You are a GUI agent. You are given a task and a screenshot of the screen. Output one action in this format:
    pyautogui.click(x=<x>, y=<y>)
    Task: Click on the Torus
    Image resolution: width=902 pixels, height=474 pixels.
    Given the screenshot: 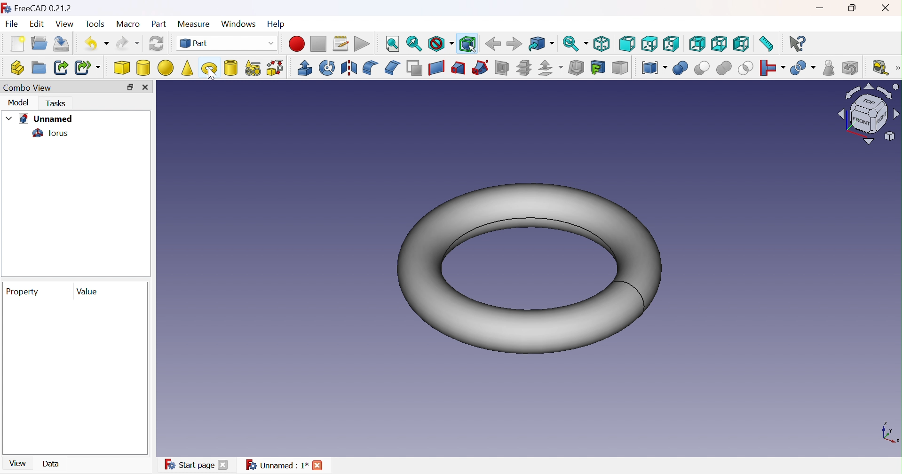 What is the action you would take?
    pyautogui.click(x=528, y=269)
    